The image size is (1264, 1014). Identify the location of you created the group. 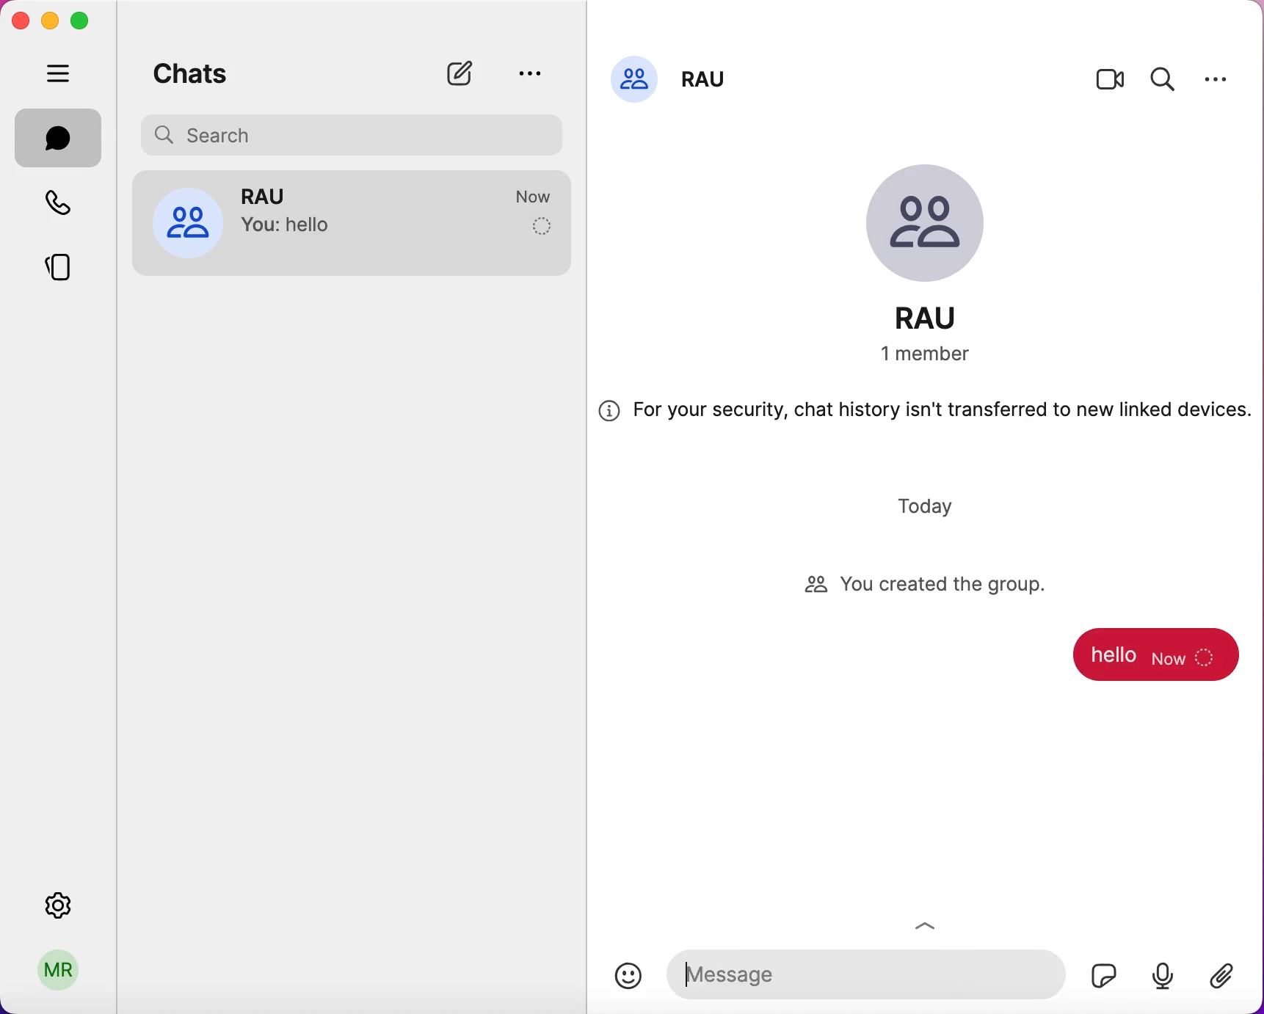
(940, 586).